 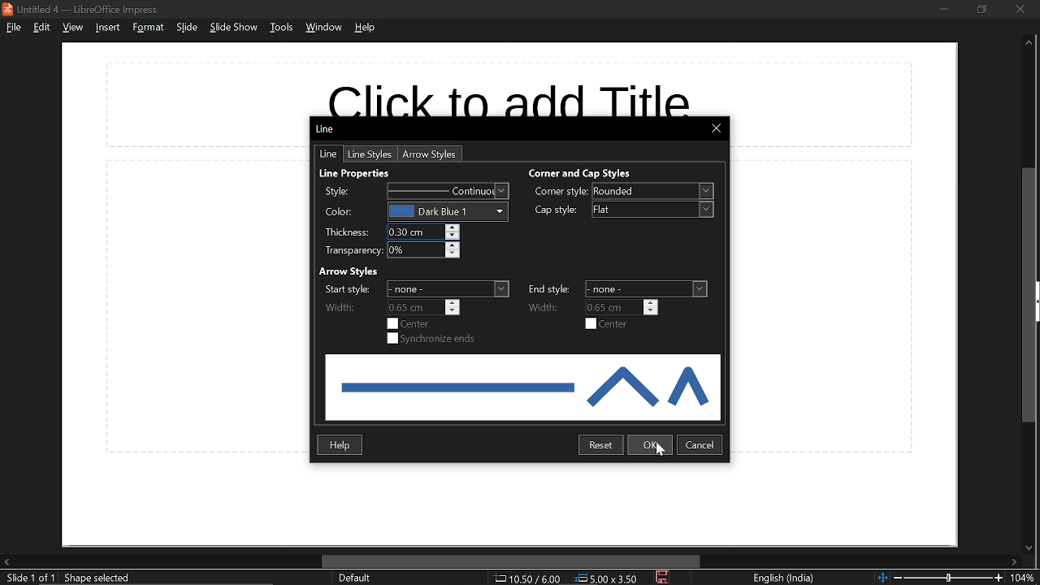 What do you see at coordinates (431, 339) in the screenshot?
I see `synchronize ends` at bounding box center [431, 339].